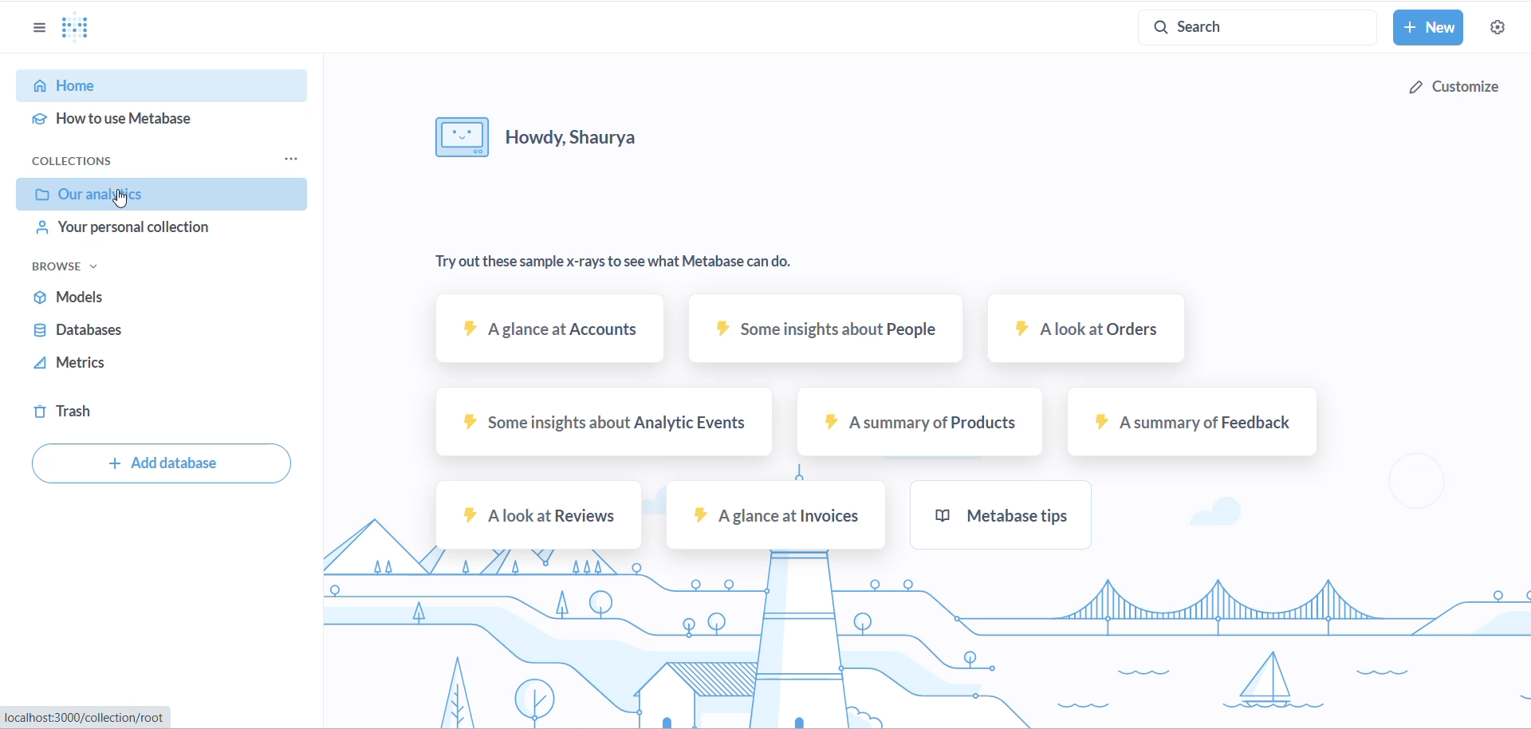 The image size is (1531, 729). Describe the element at coordinates (1001, 518) in the screenshot. I see `metabase tips` at that location.